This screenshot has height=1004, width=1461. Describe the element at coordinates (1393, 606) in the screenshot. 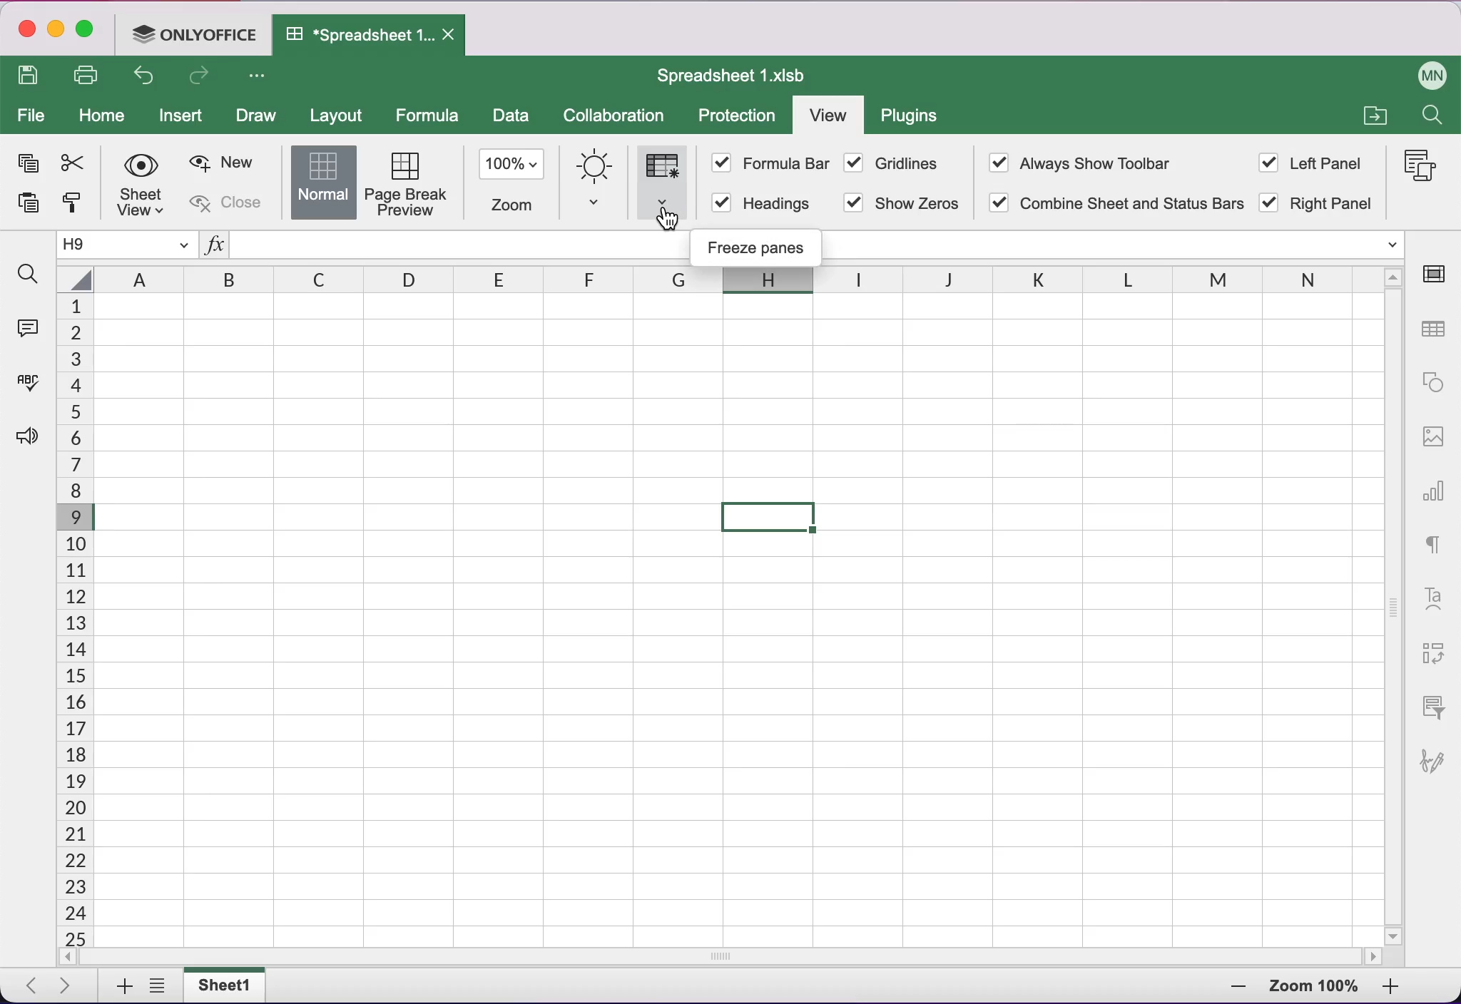

I see `vertical slider` at that location.